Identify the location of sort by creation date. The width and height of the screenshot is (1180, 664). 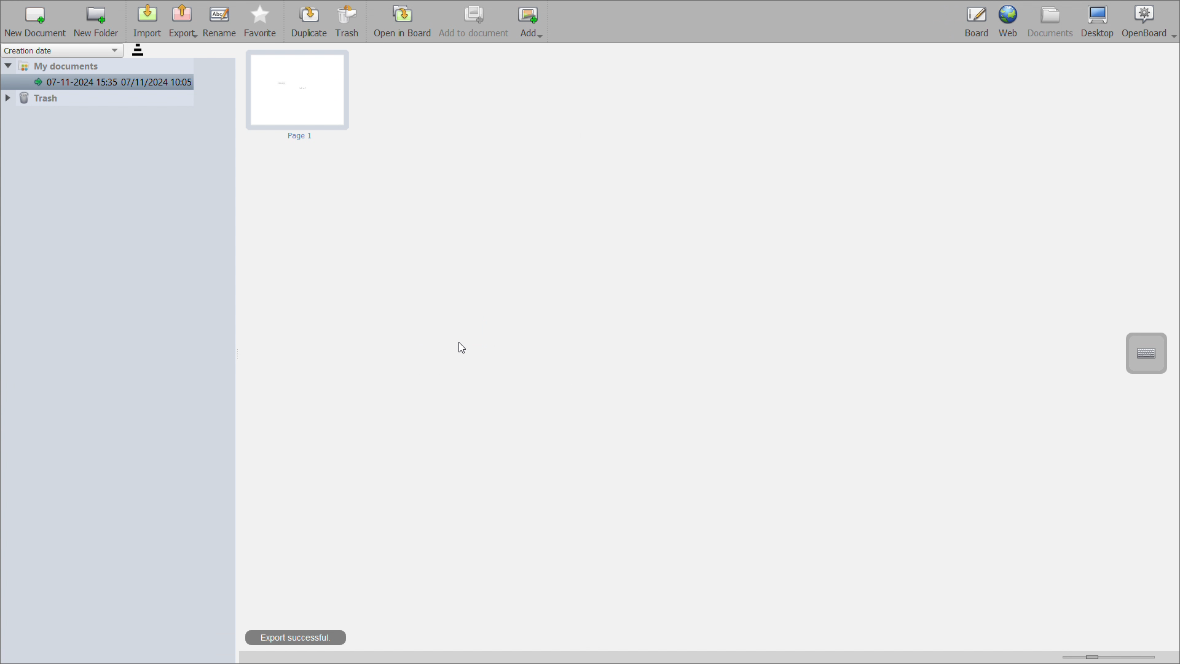
(62, 50).